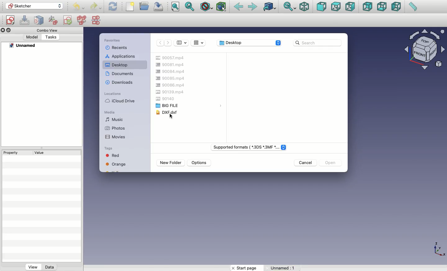  What do you see at coordinates (182, 42) in the screenshot?
I see `View` at bounding box center [182, 42].